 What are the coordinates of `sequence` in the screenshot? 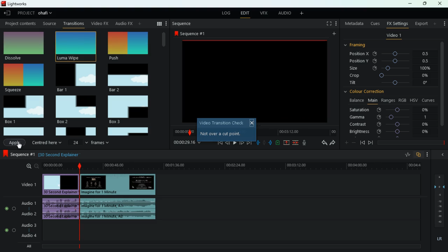 It's located at (182, 23).